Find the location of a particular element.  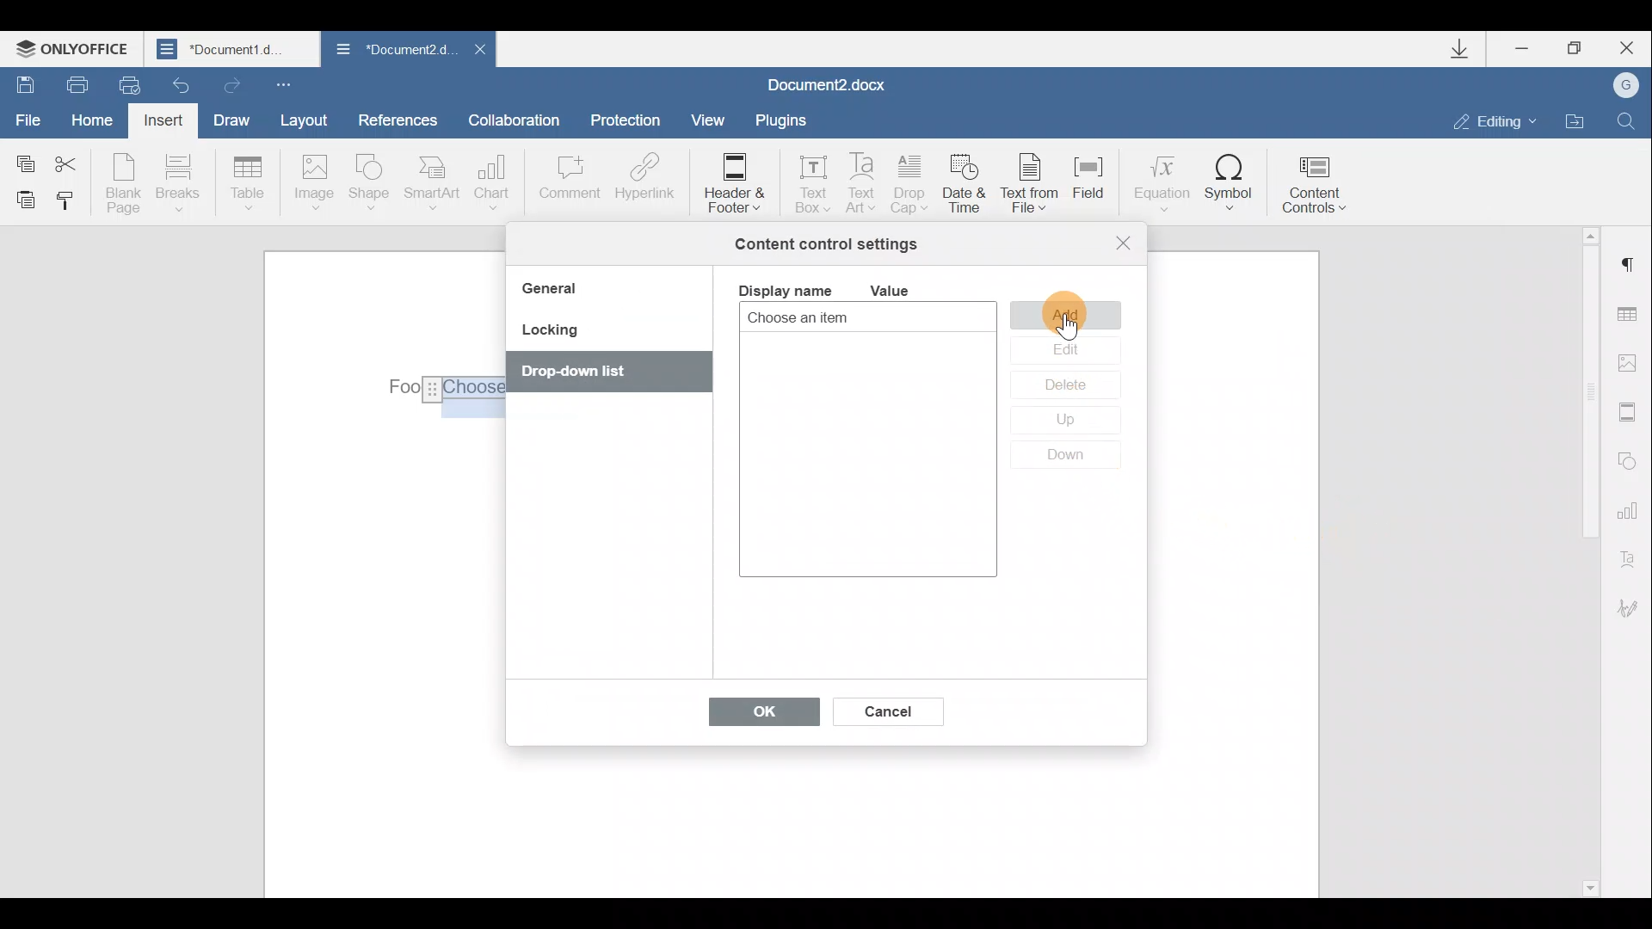

Paragraph settings is located at coordinates (1630, 265).